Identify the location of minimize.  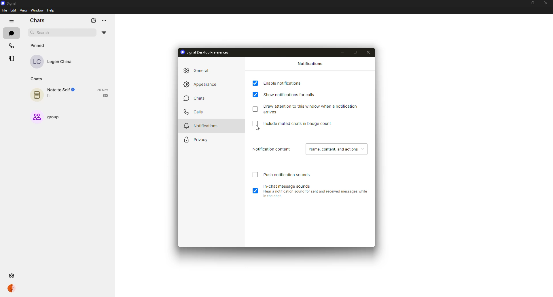
(519, 3).